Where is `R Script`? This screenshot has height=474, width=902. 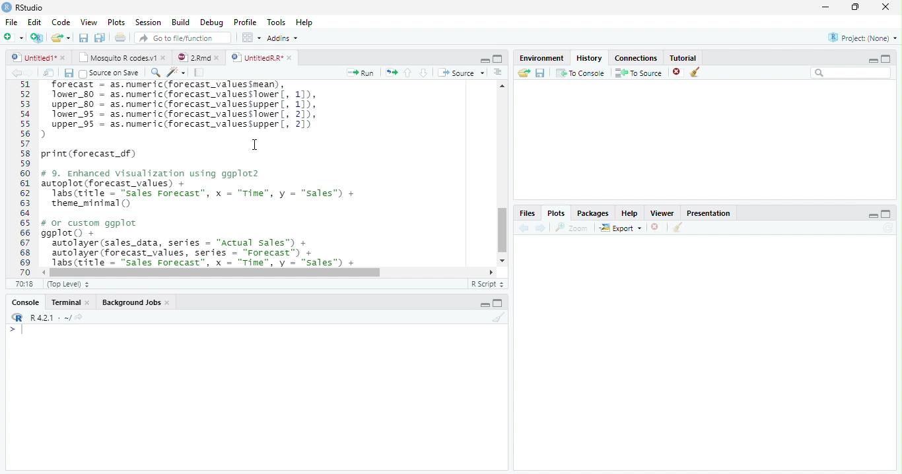 R Script is located at coordinates (487, 285).